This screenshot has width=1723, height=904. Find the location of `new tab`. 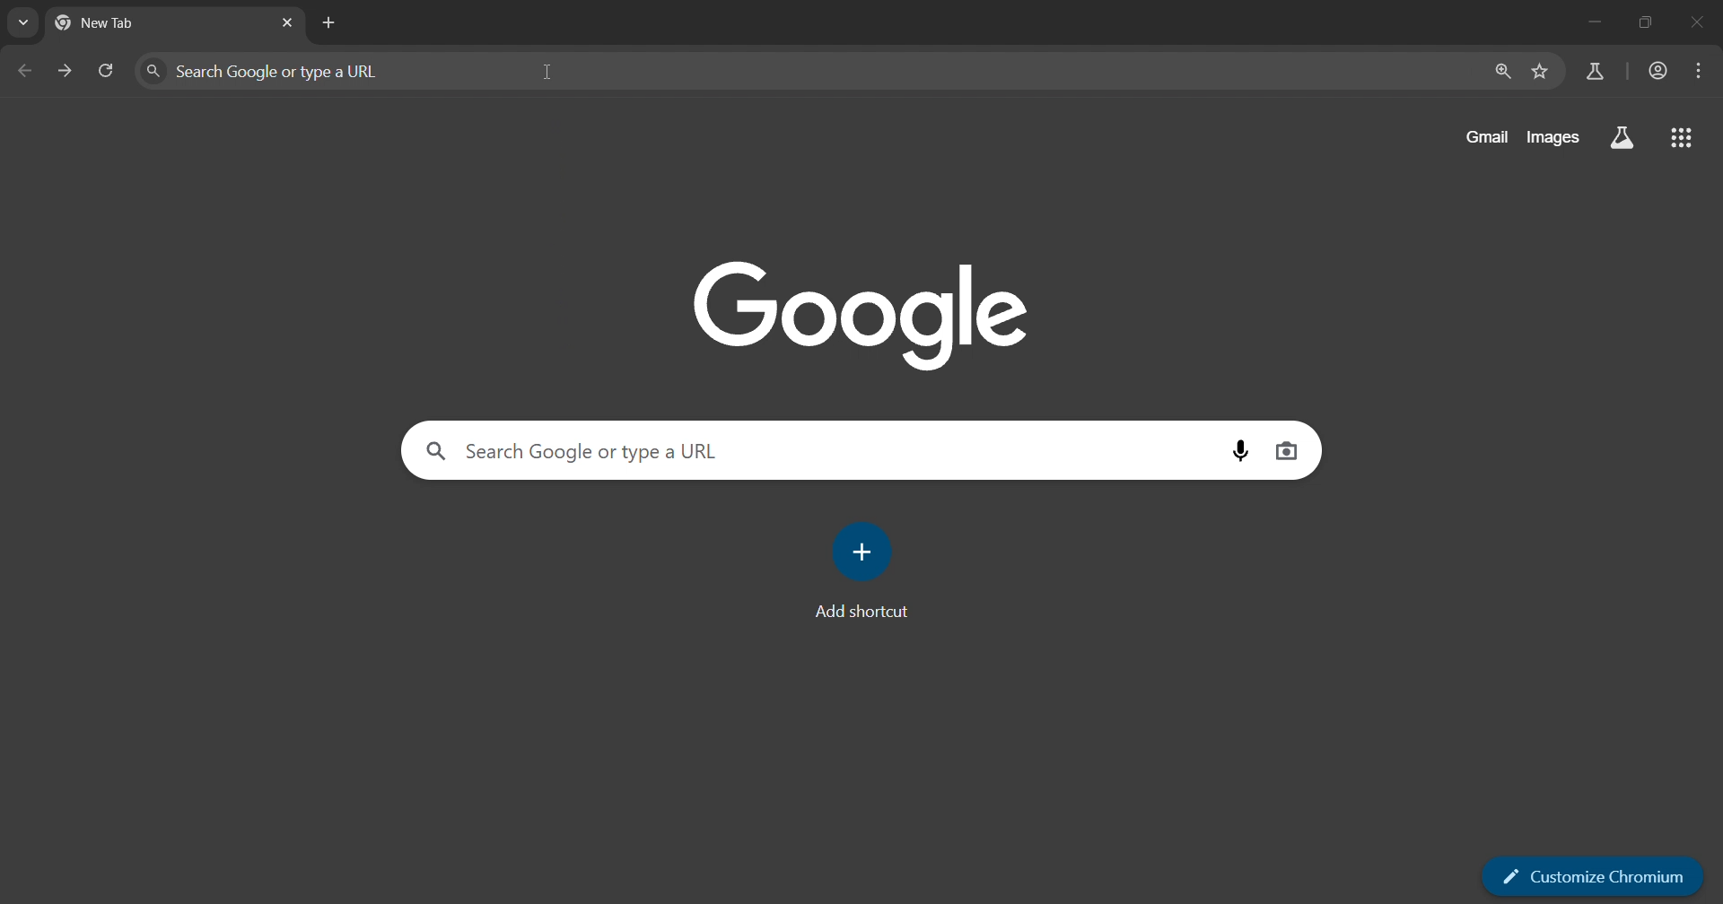

new tab is located at coordinates (333, 24).